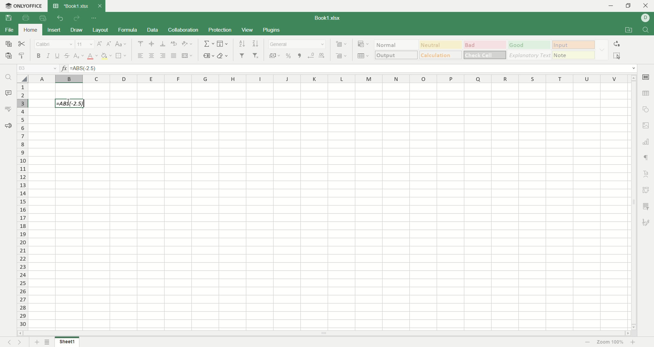 The width and height of the screenshot is (654, 347). I want to click on formula, so click(128, 30).